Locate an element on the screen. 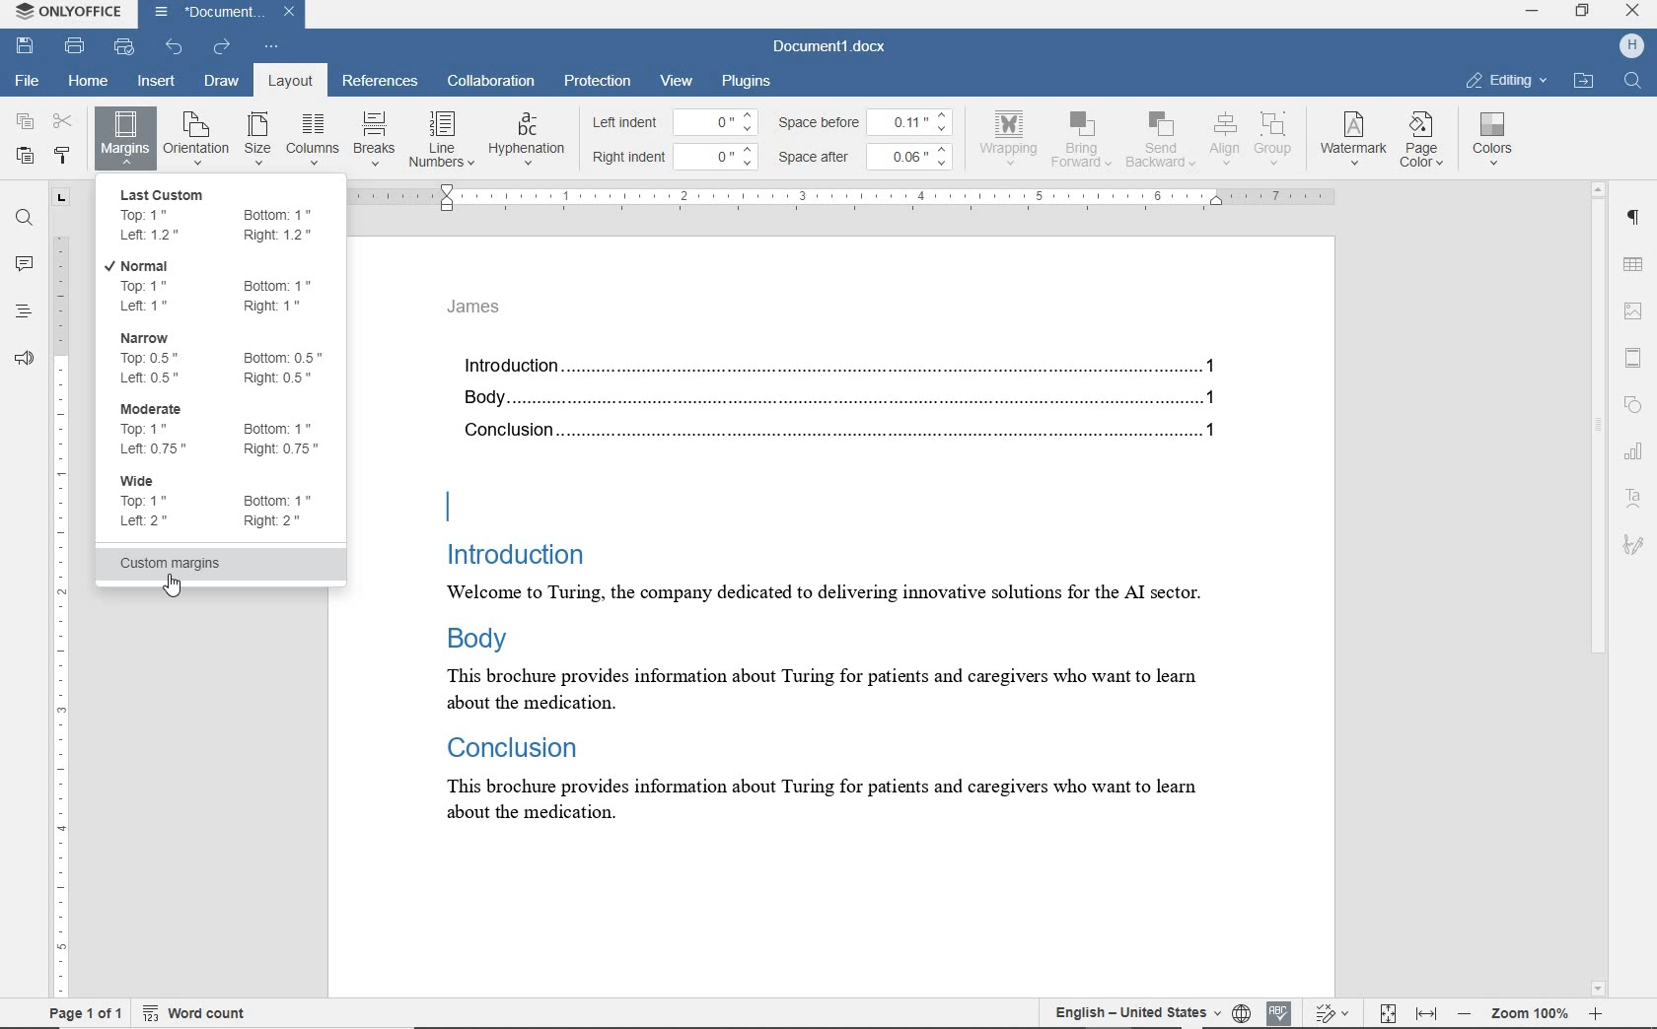 The height and width of the screenshot is (1029, 1657). Last Custom is located at coordinates (227, 214).